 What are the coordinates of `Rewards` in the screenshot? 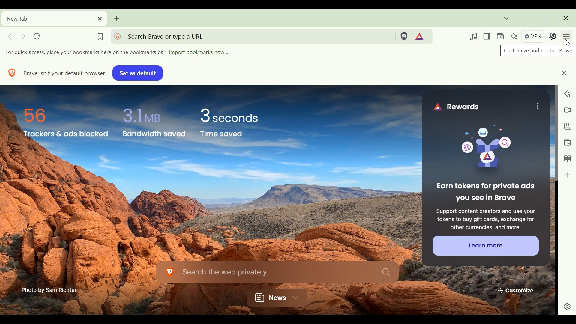 It's located at (464, 108).